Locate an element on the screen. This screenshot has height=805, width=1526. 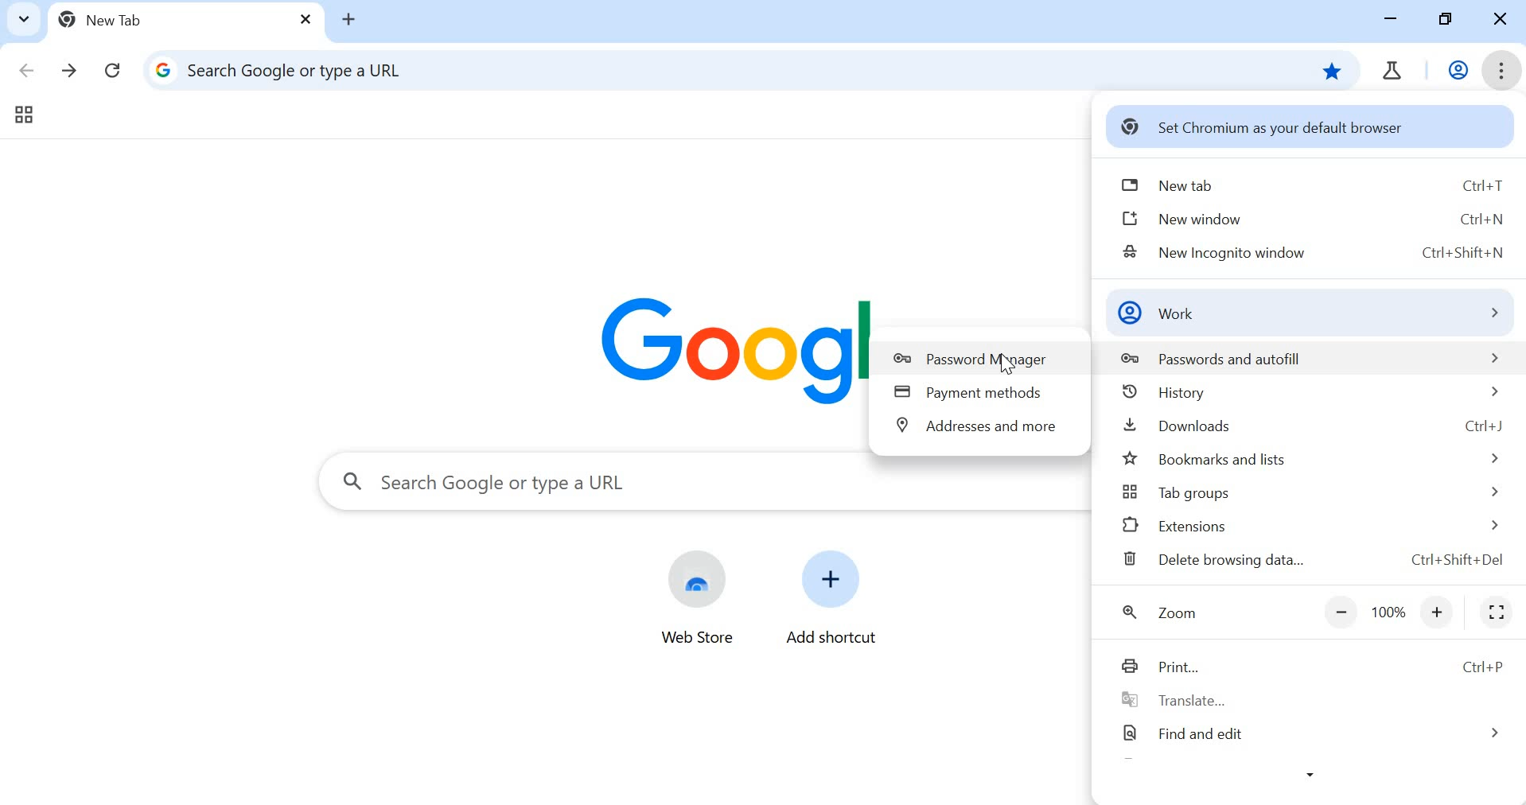
password manager is located at coordinates (975, 357).